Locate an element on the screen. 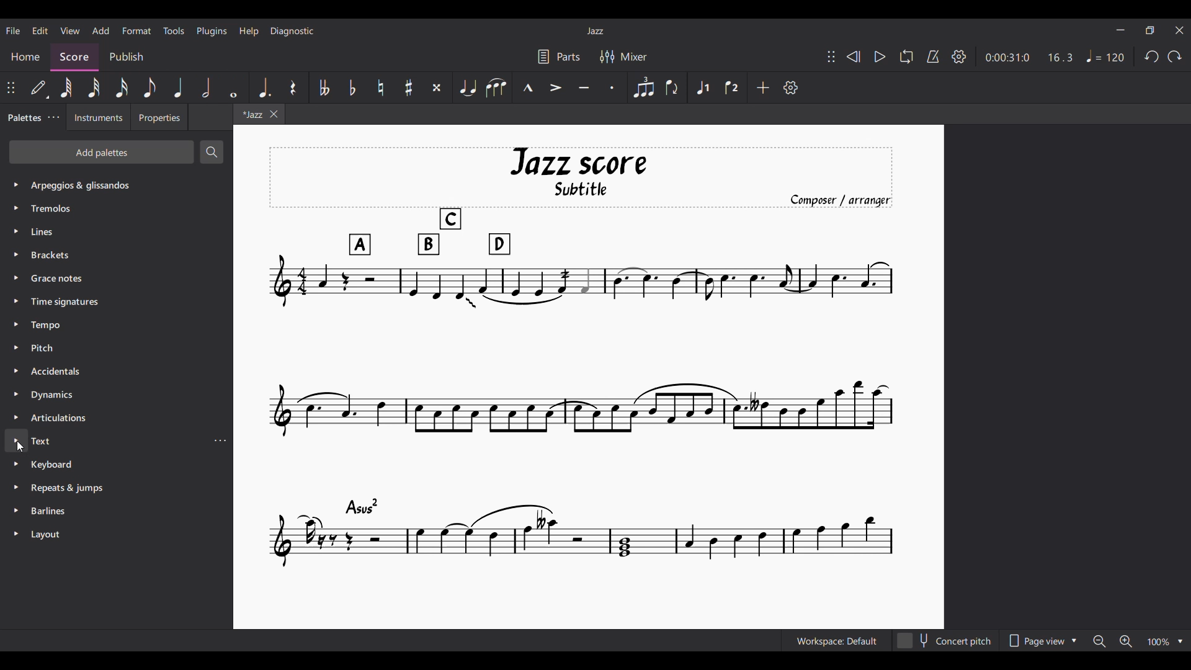  Palette options is located at coordinates (84, 185).